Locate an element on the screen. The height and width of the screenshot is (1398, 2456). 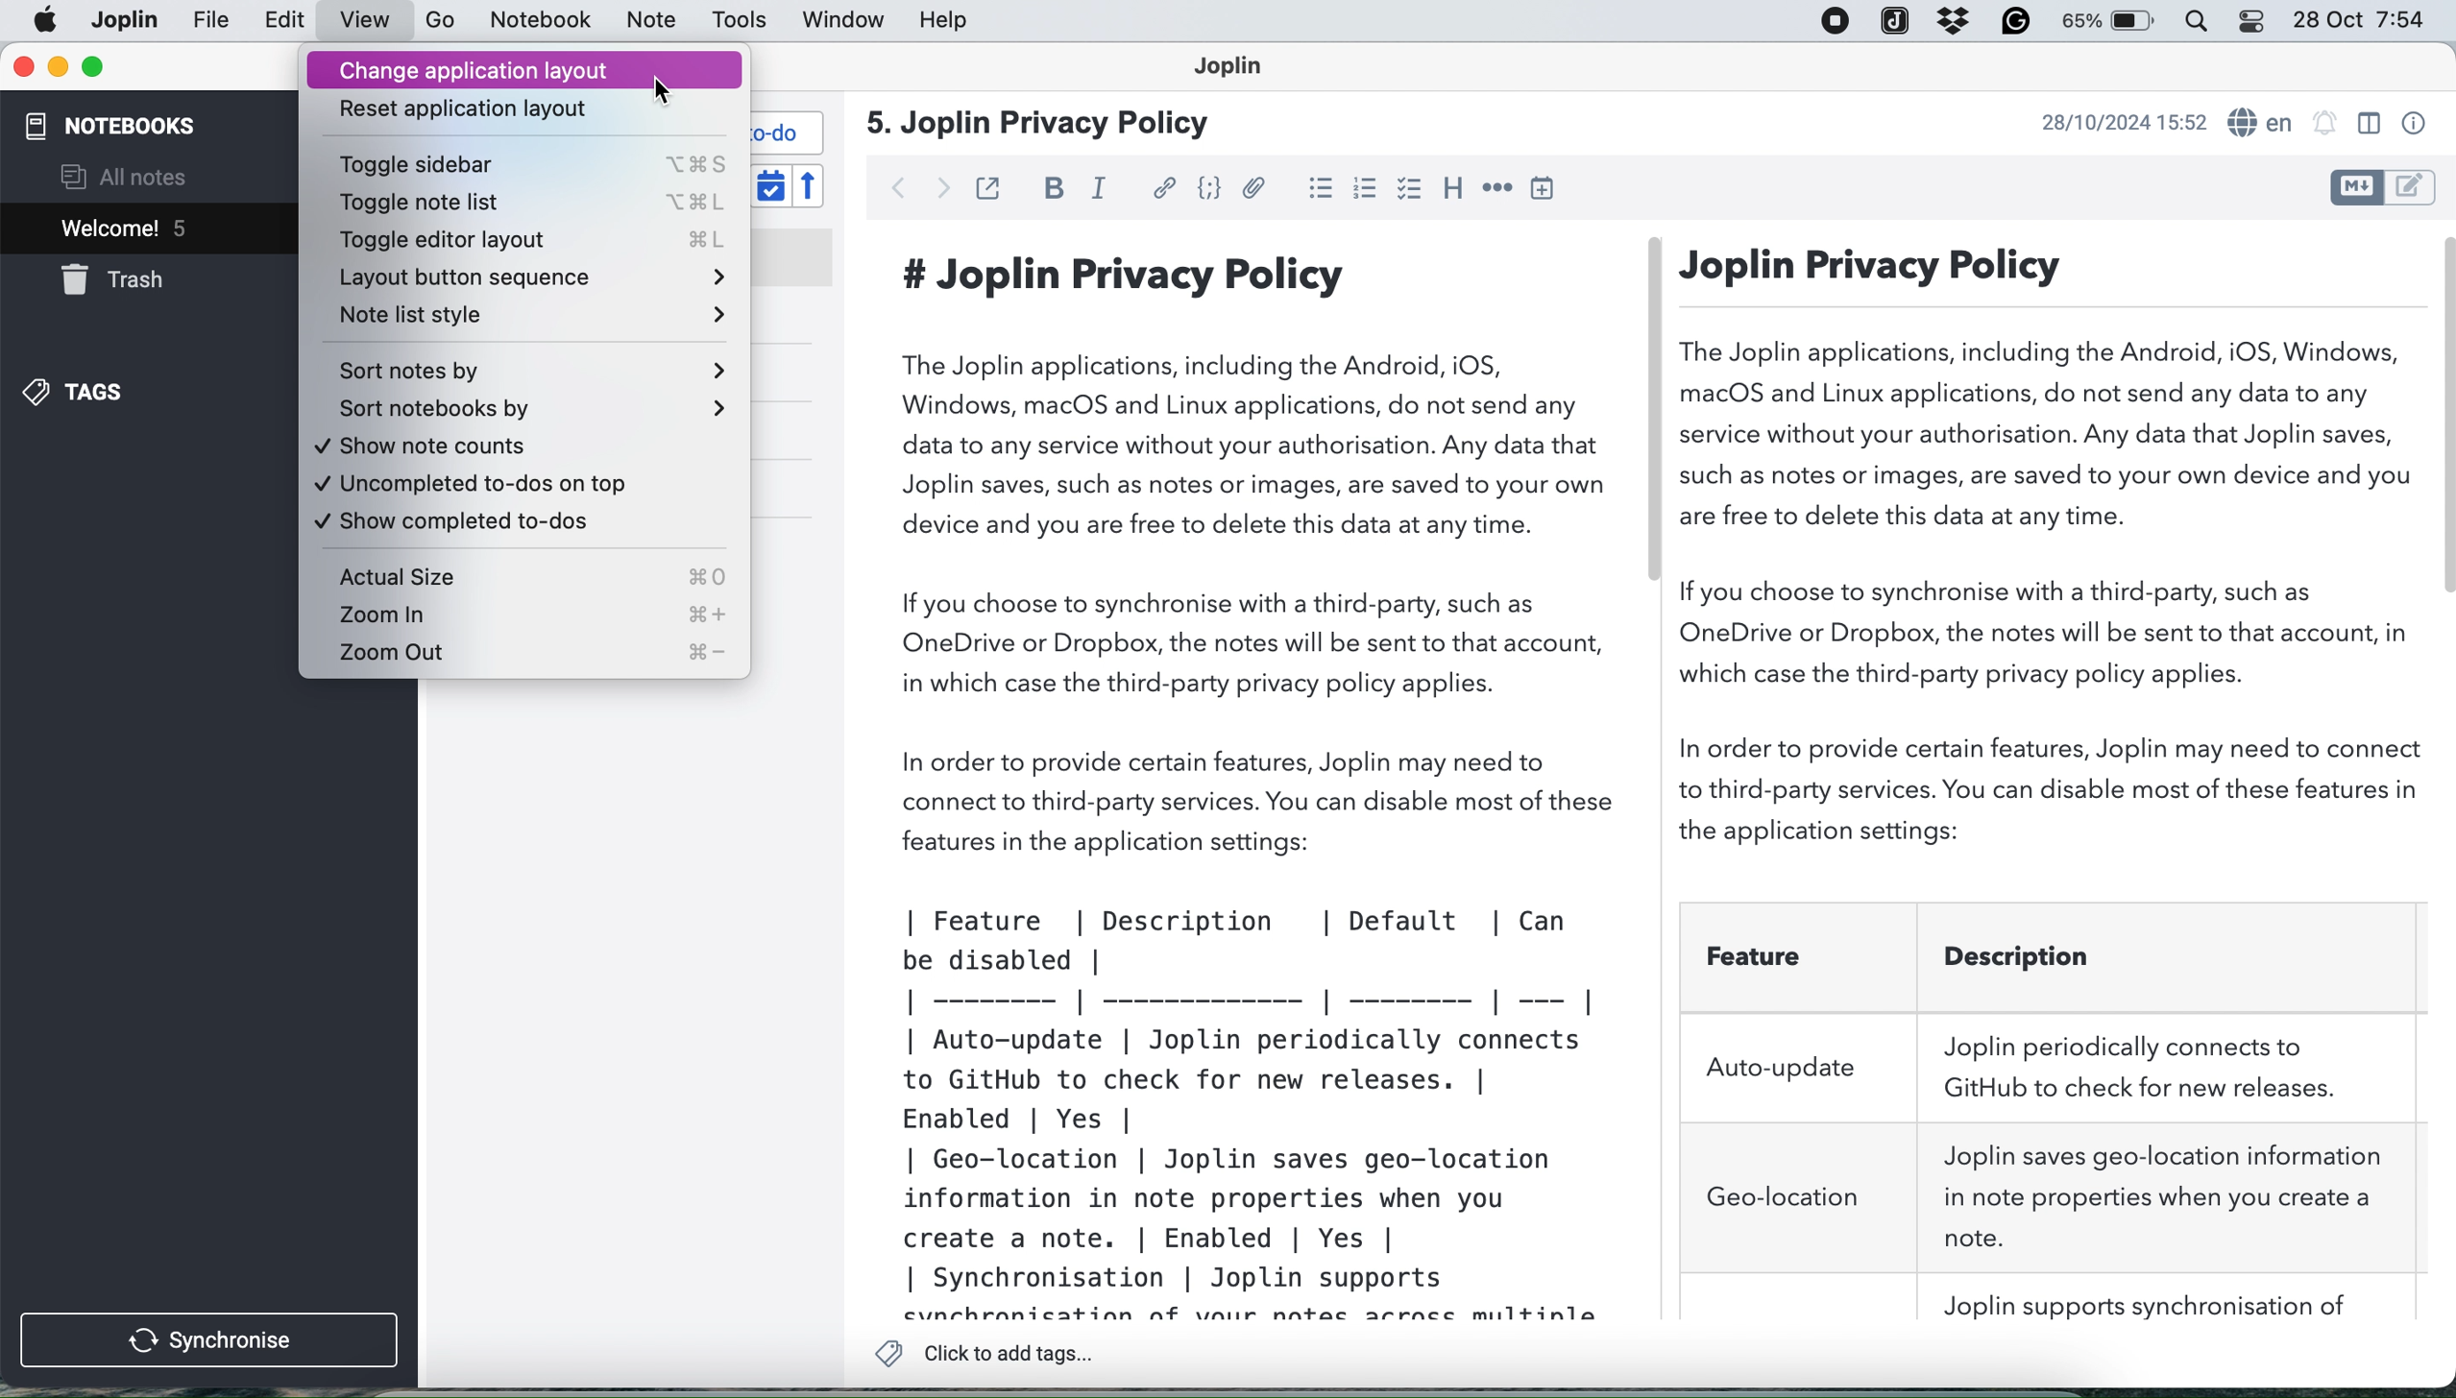
file is located at coordinates (122, 20).